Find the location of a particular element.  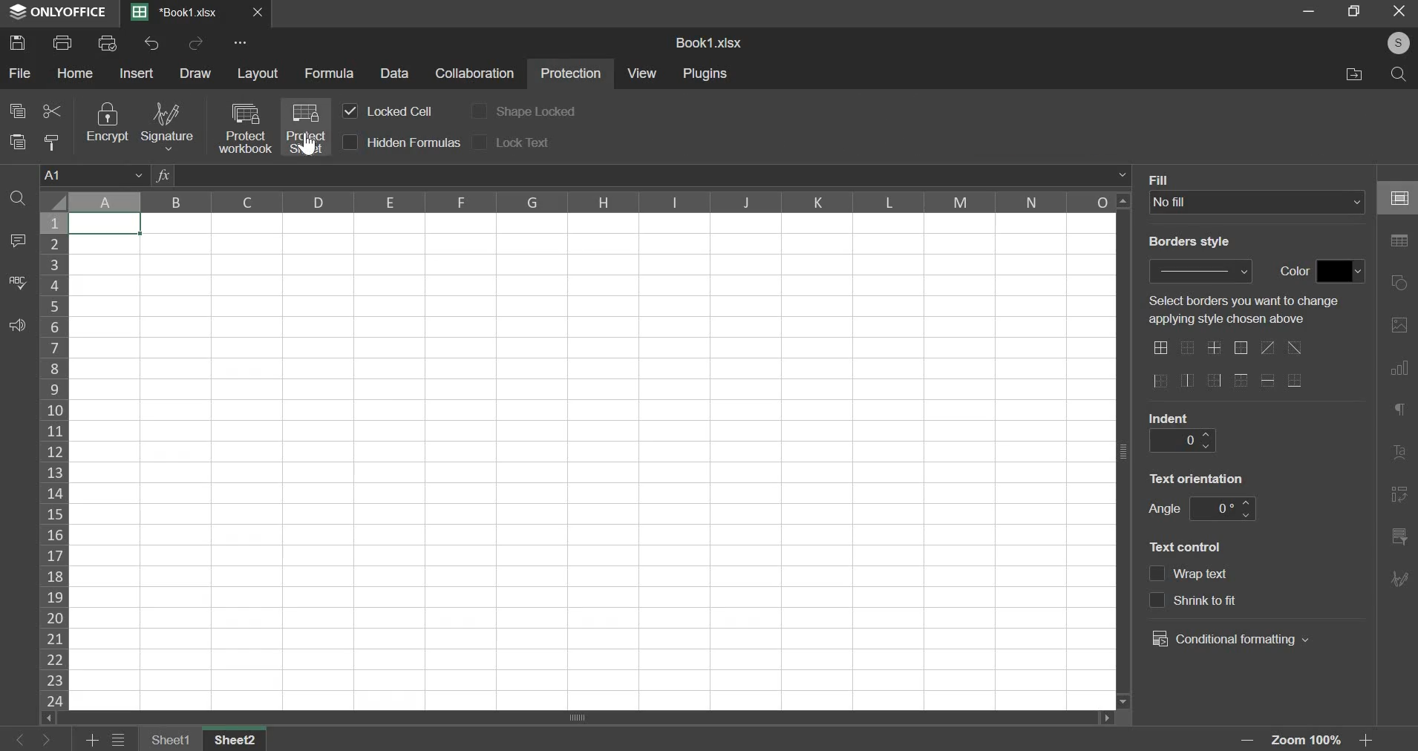

right side bar is located at coordinates (1401, 241).